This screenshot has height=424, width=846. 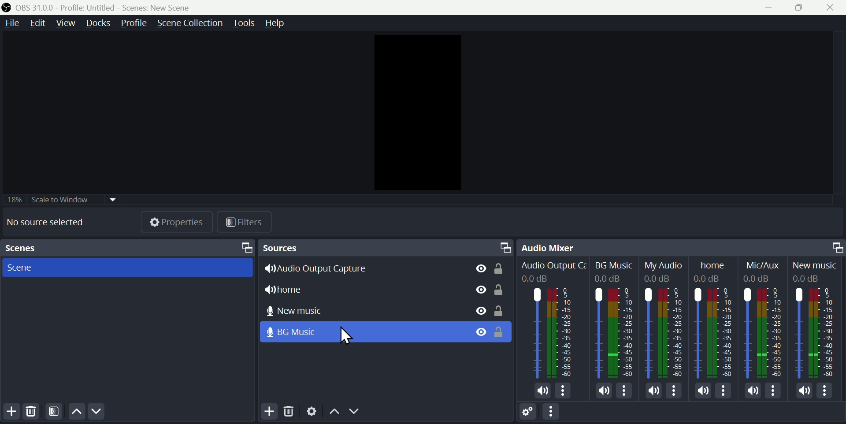 I want to click on Tools, so click(x=247, y=22).